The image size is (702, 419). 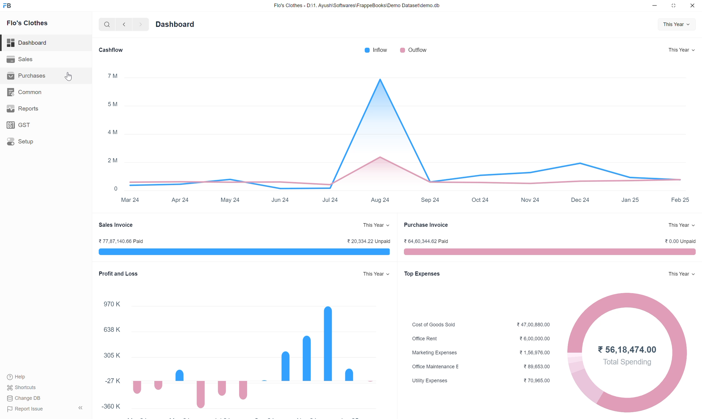 What do you see at coordinates (330, 200) in the screenshot?
I see `Jul 24` at bounding box center [330, 200].